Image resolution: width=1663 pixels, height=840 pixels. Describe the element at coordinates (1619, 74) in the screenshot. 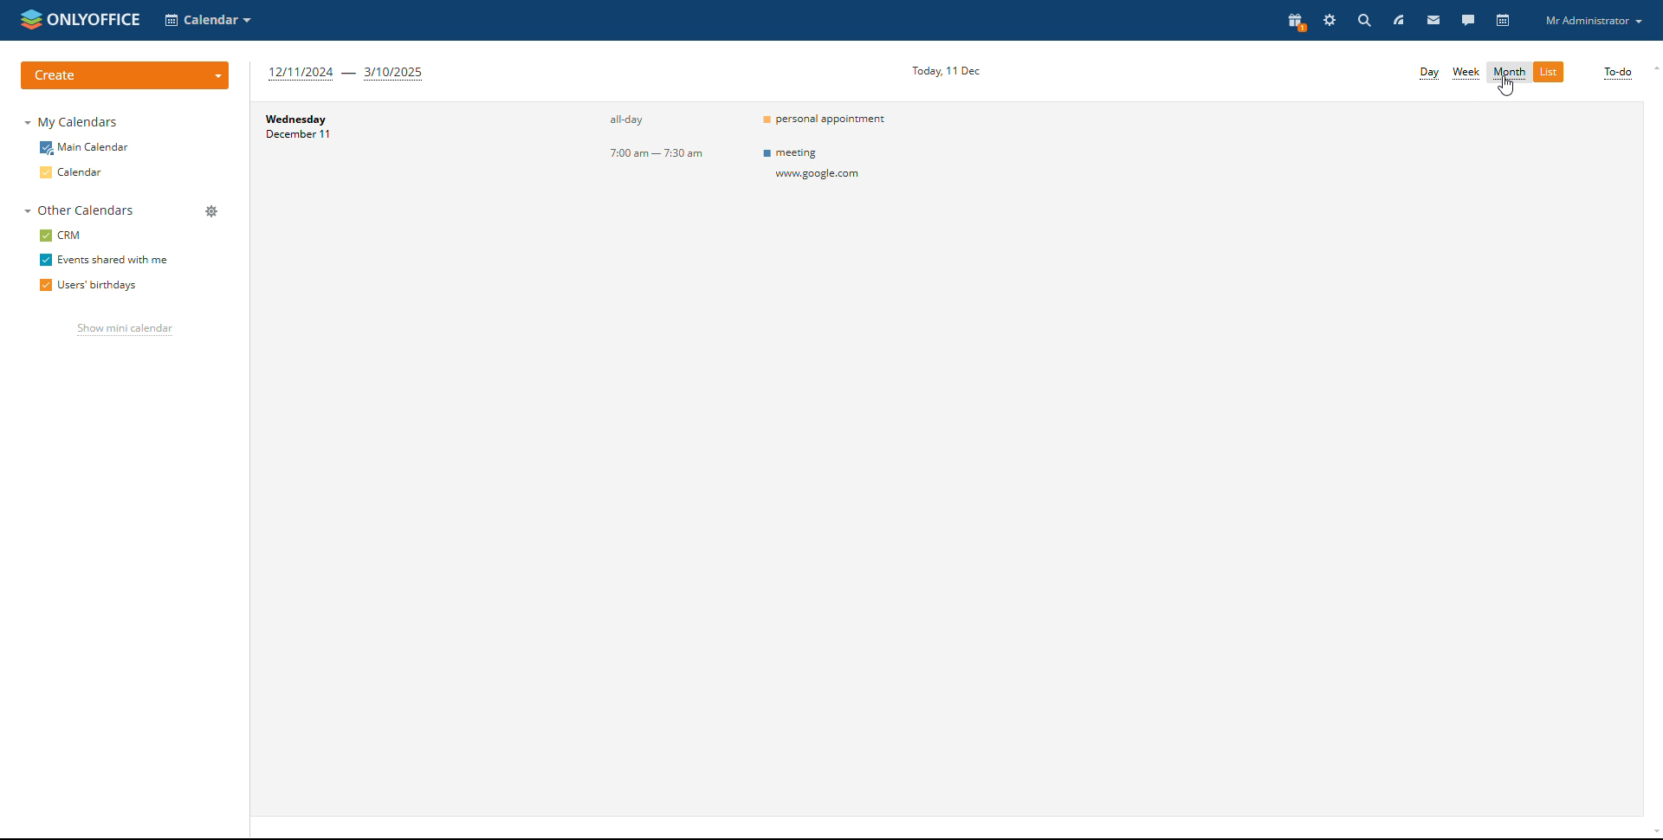

I see `to-do` at that location.